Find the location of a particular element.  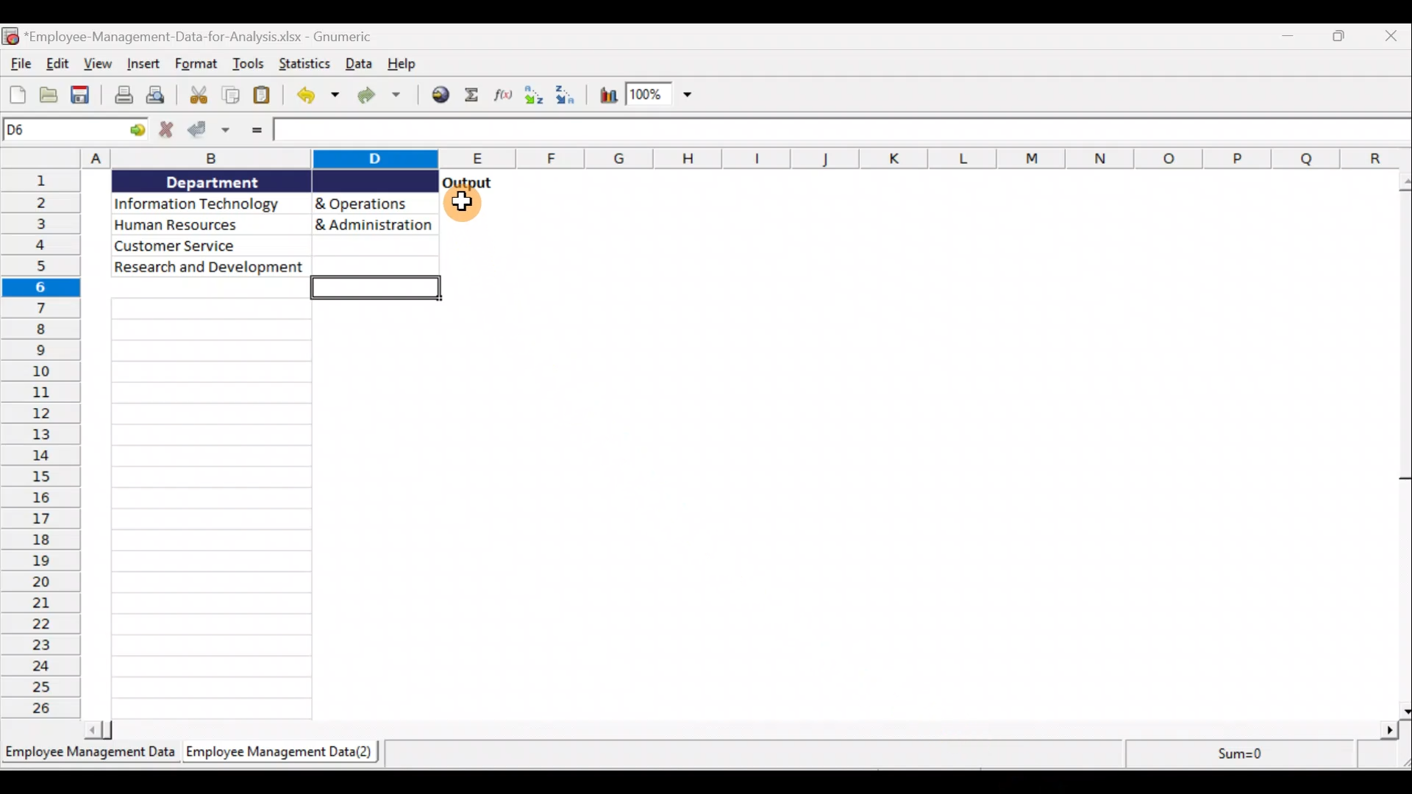

Statistics is located at coordinates (307, 65).